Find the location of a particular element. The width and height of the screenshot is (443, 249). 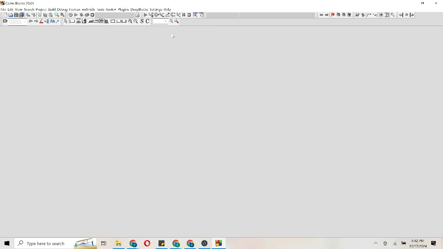

File is located at coordinates (205, 243).